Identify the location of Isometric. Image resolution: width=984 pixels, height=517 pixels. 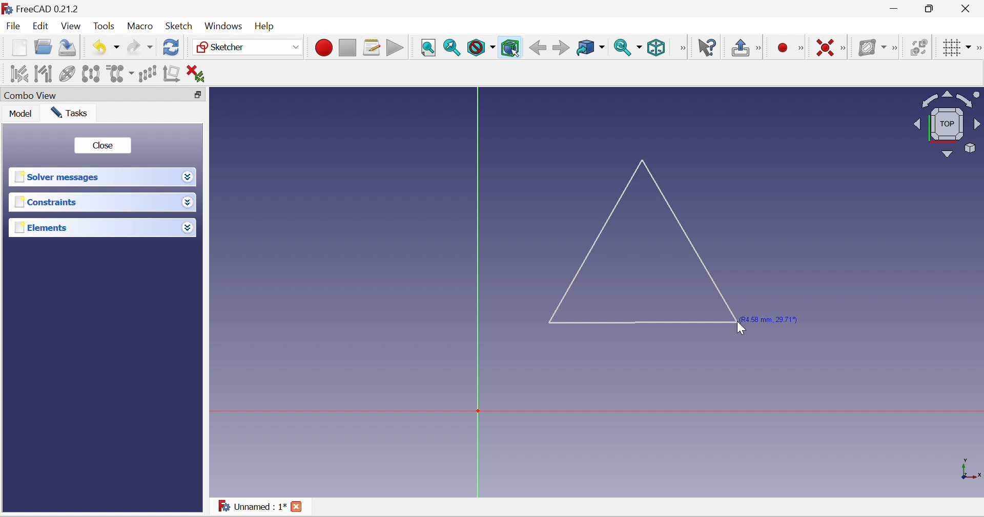
(657, 48).